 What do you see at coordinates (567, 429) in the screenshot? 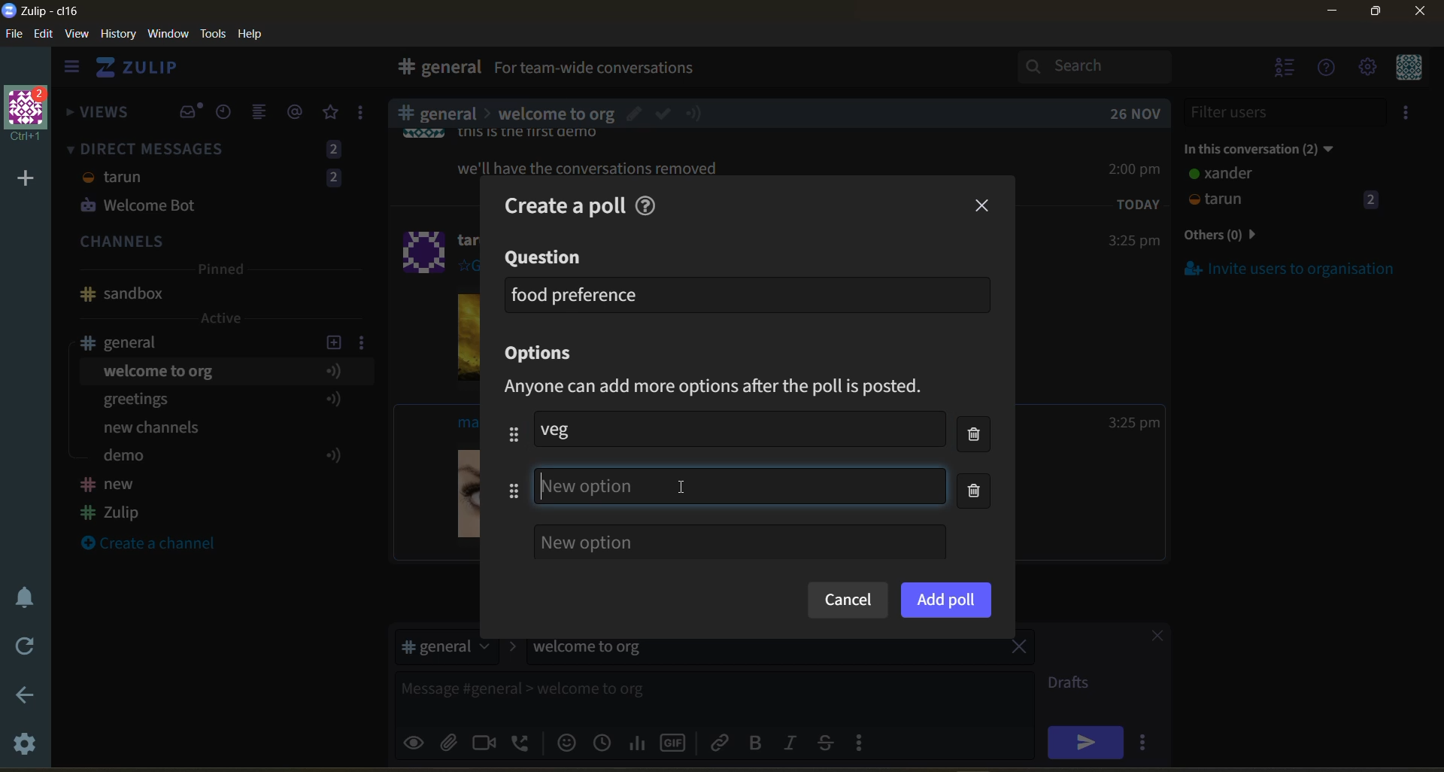
I see `option a (veg)` at bounding box center [567, 429].